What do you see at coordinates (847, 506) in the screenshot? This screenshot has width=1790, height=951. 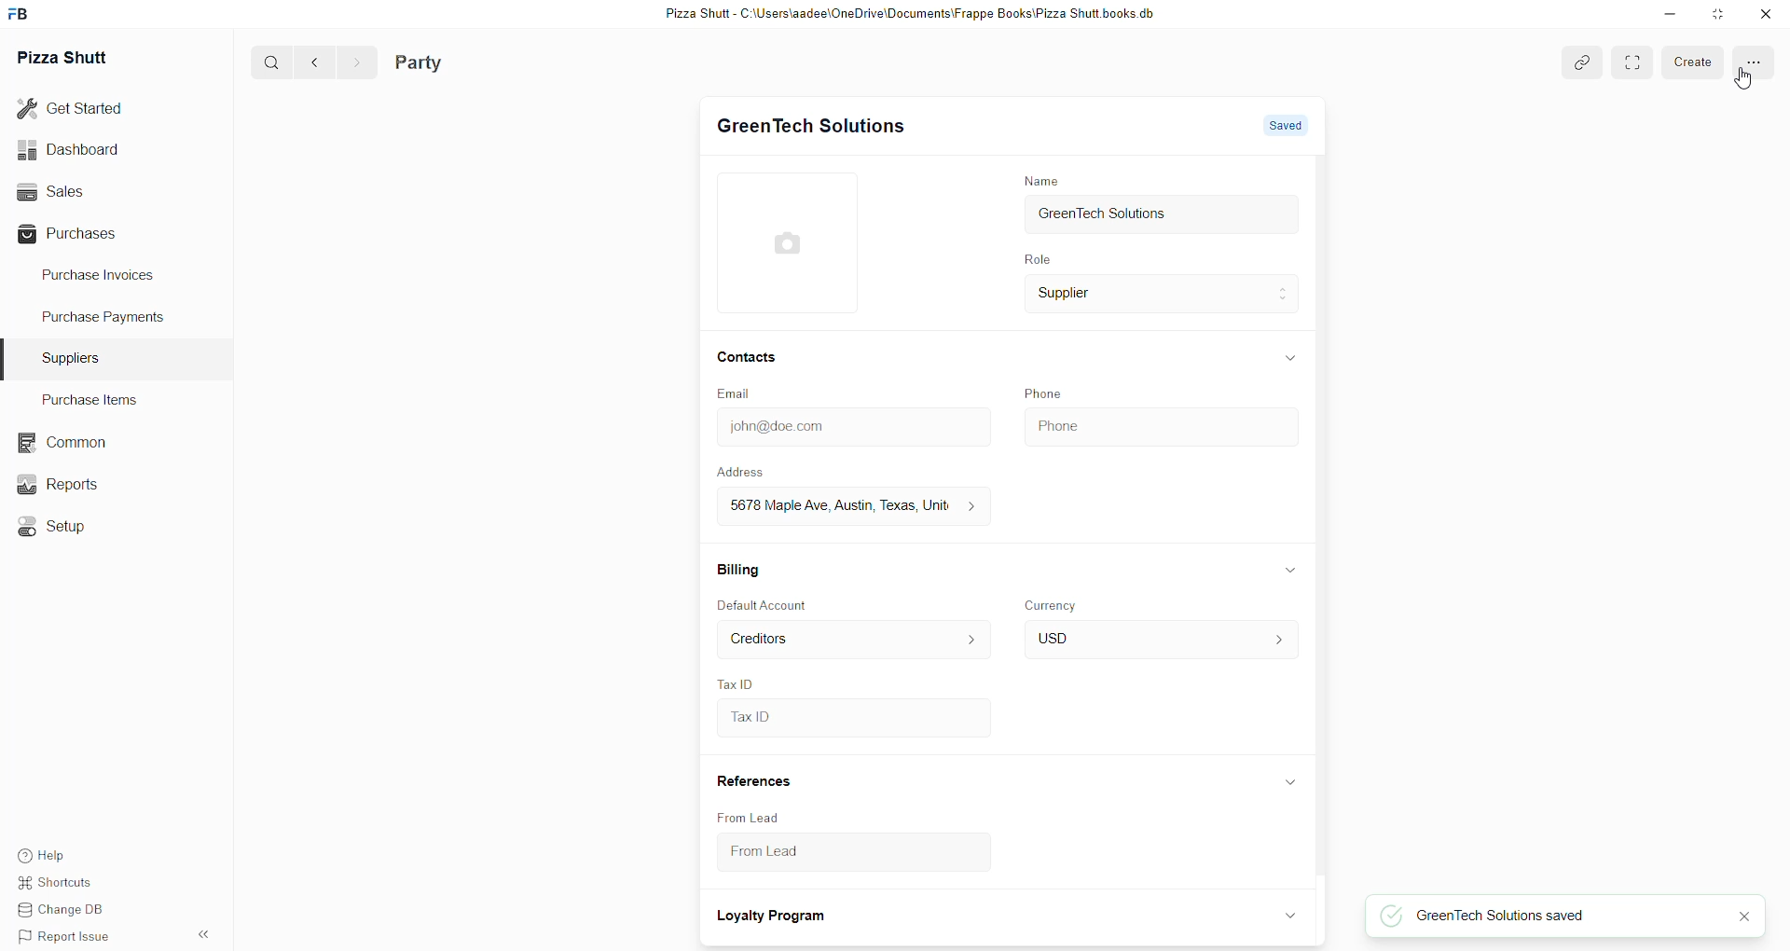 I see `B, C,fEngland, Denmark, 411006` at bounding box center [847, 506].